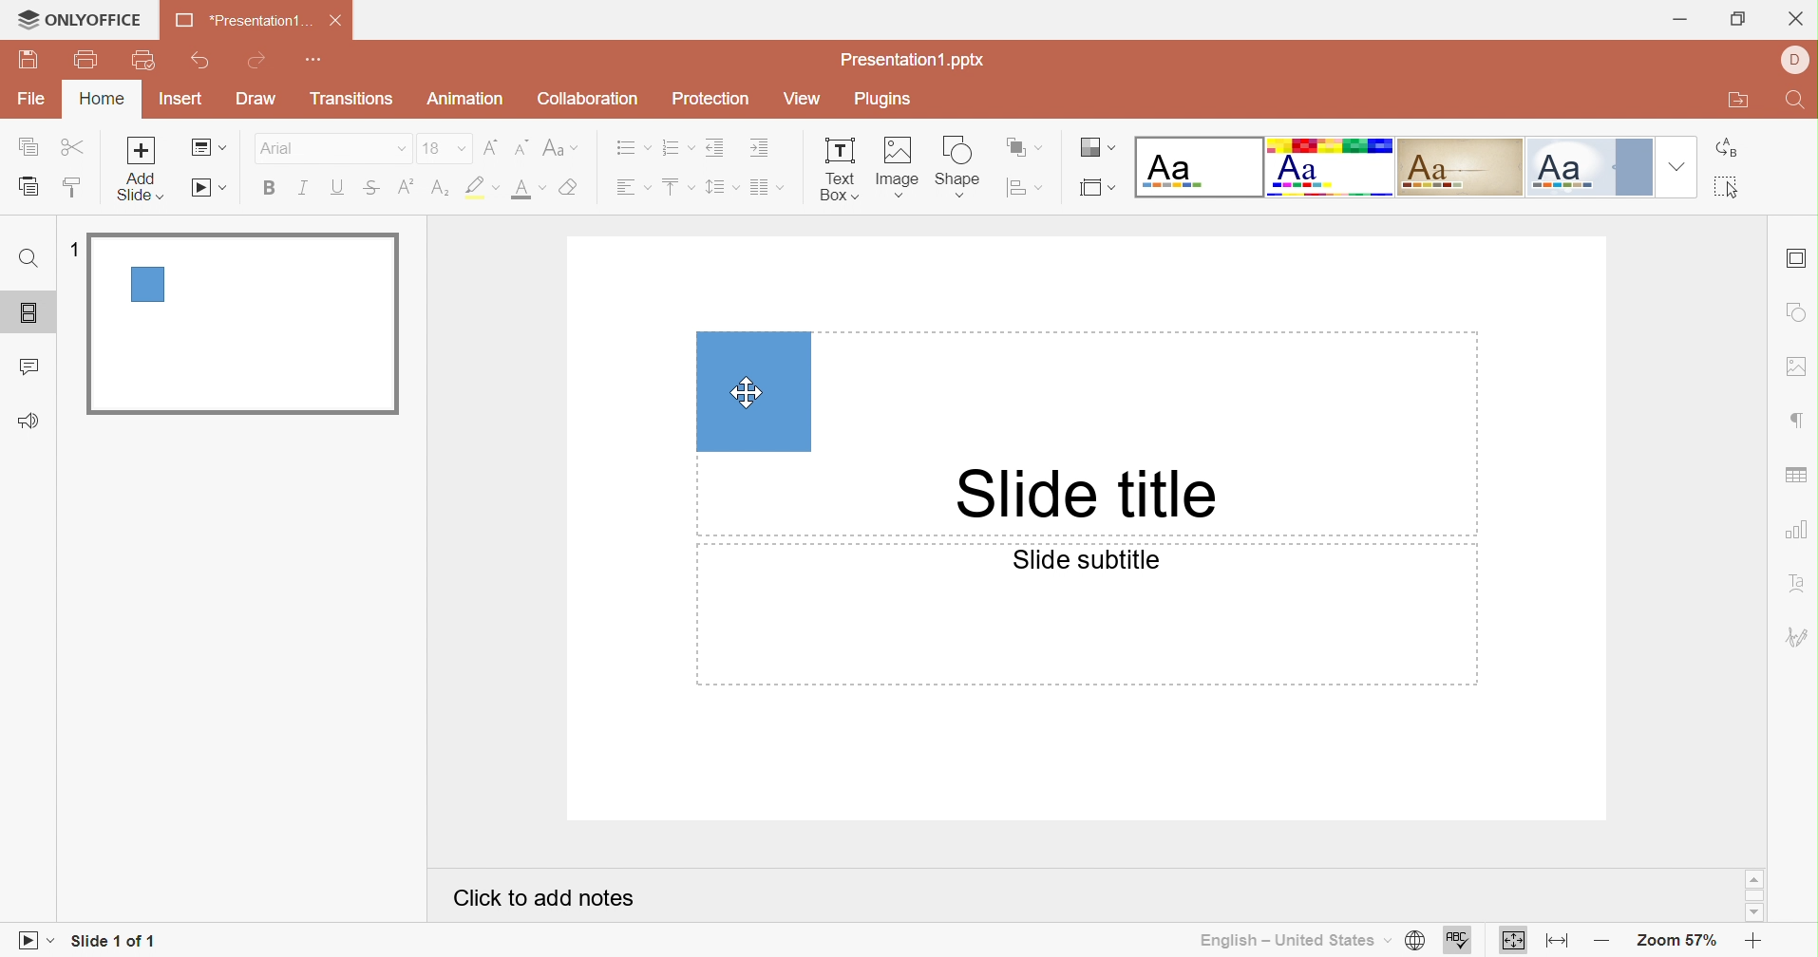  Describe the element at coordinates (1558, 943) in the screenshot. I see `Fit to width` at that location.